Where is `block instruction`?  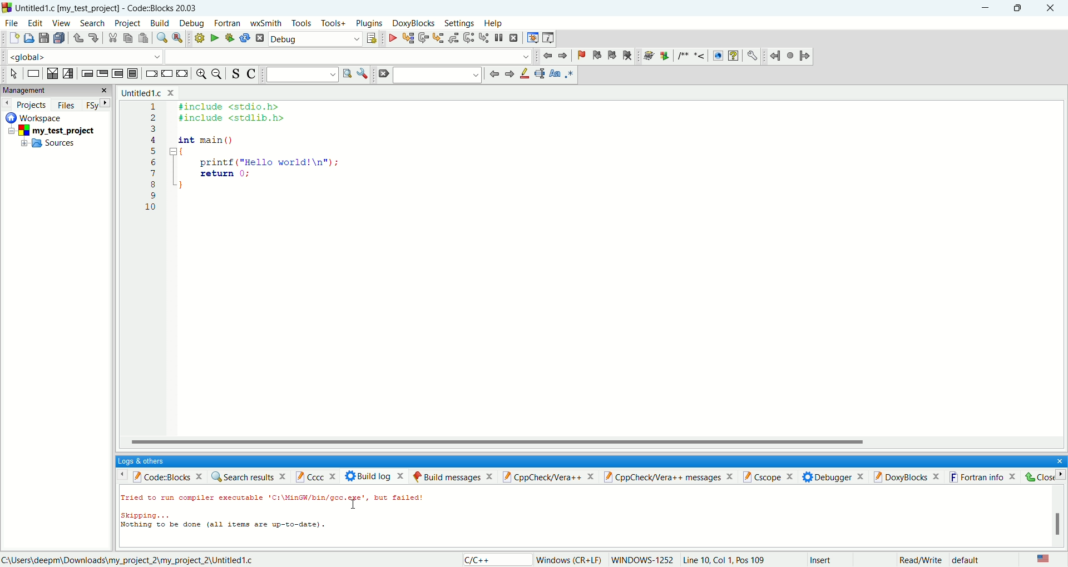
block instruction is located at coordinates (133, 73).